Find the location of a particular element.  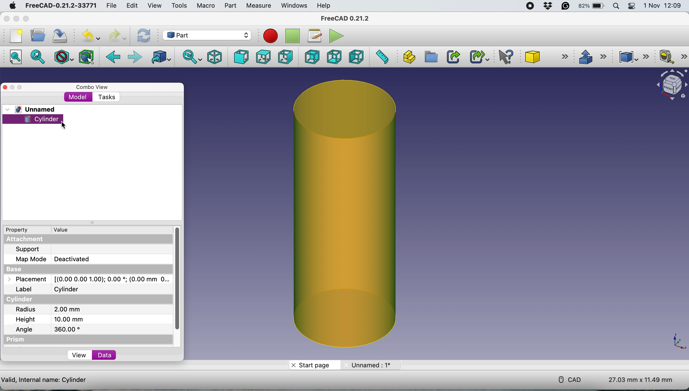

macro is located at coordinates (207, 6).